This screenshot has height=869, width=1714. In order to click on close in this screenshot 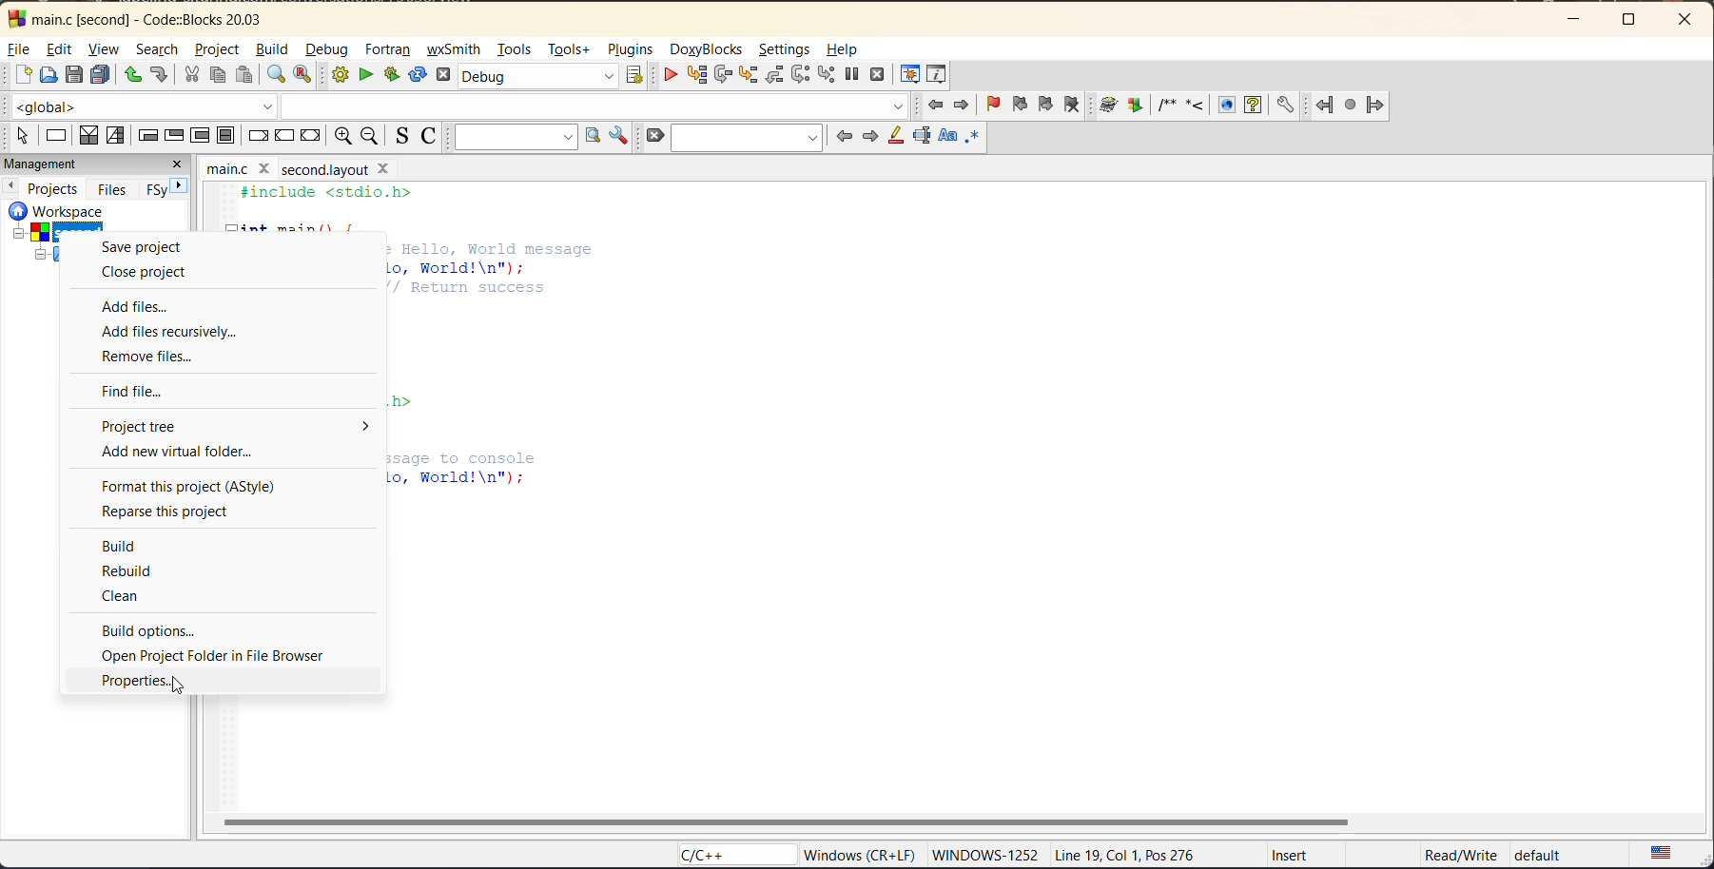, I will do `click(179, 165)`.